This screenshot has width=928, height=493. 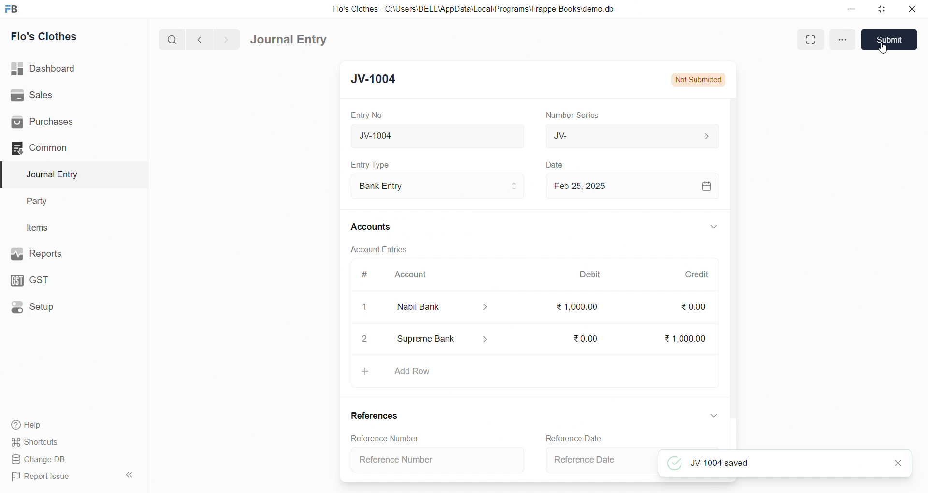 What do you see at coordinates (771, 463) in the screenshot?
I see `JV-004 SAVED` at bounding box center [771, 463].